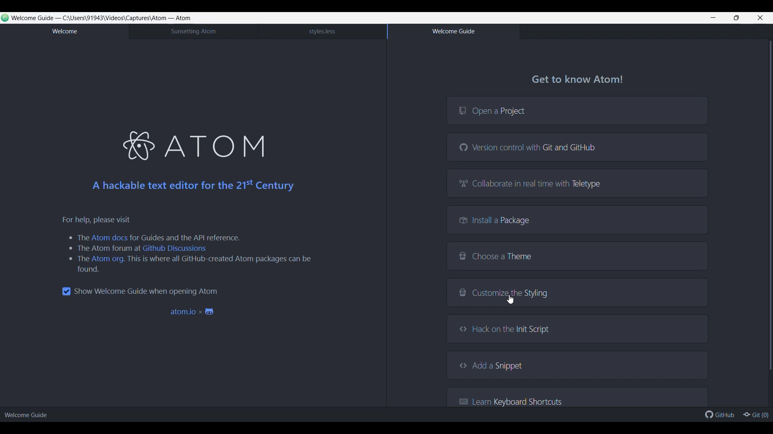 This screenshot has height=434, width=773. I want to click on style.less tab, so click(322, 31).